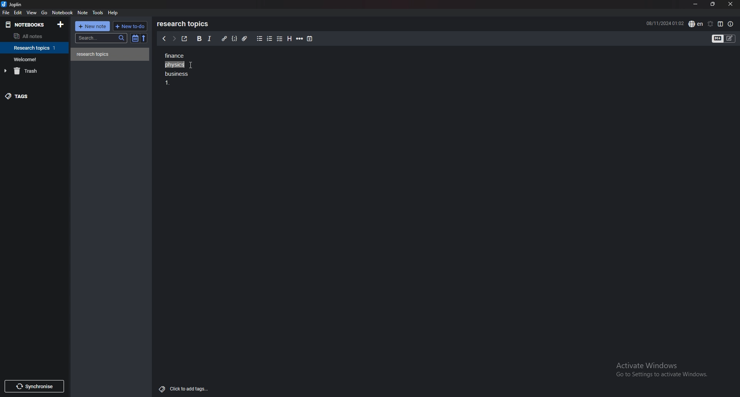 The width and height of the screenshot is (740, 397). Describe the element at coordinates (259, 39) in the screenshot. I see `bullet list` at that location.